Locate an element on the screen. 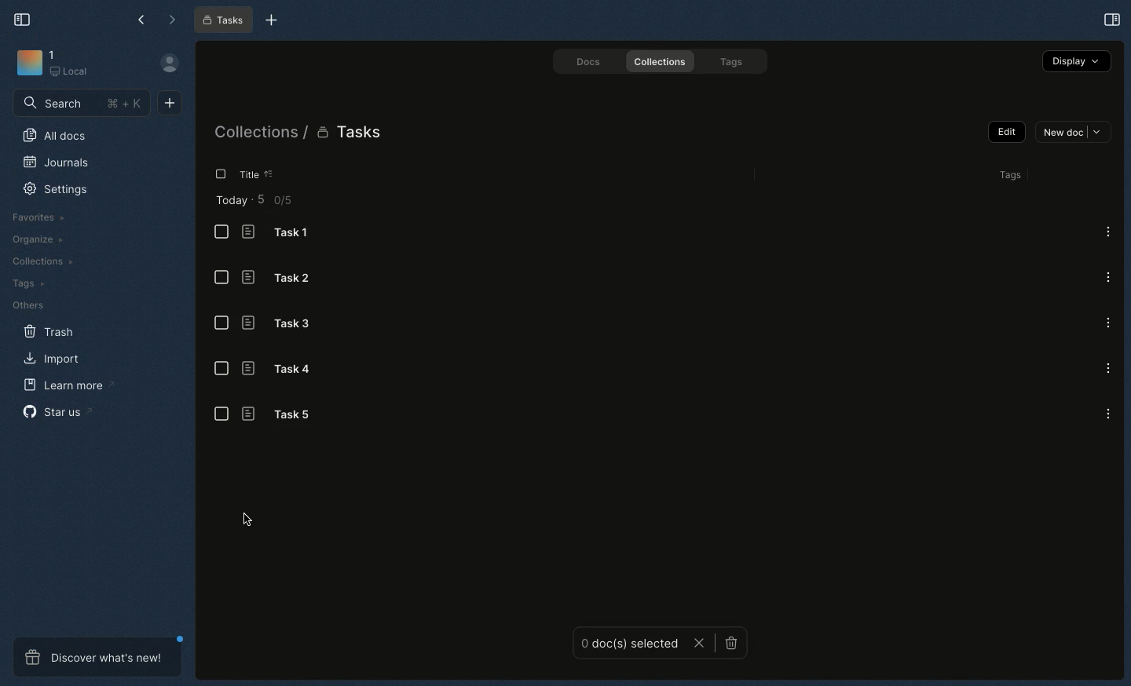  Collapse sidebar is located at coordinates (24, 20).